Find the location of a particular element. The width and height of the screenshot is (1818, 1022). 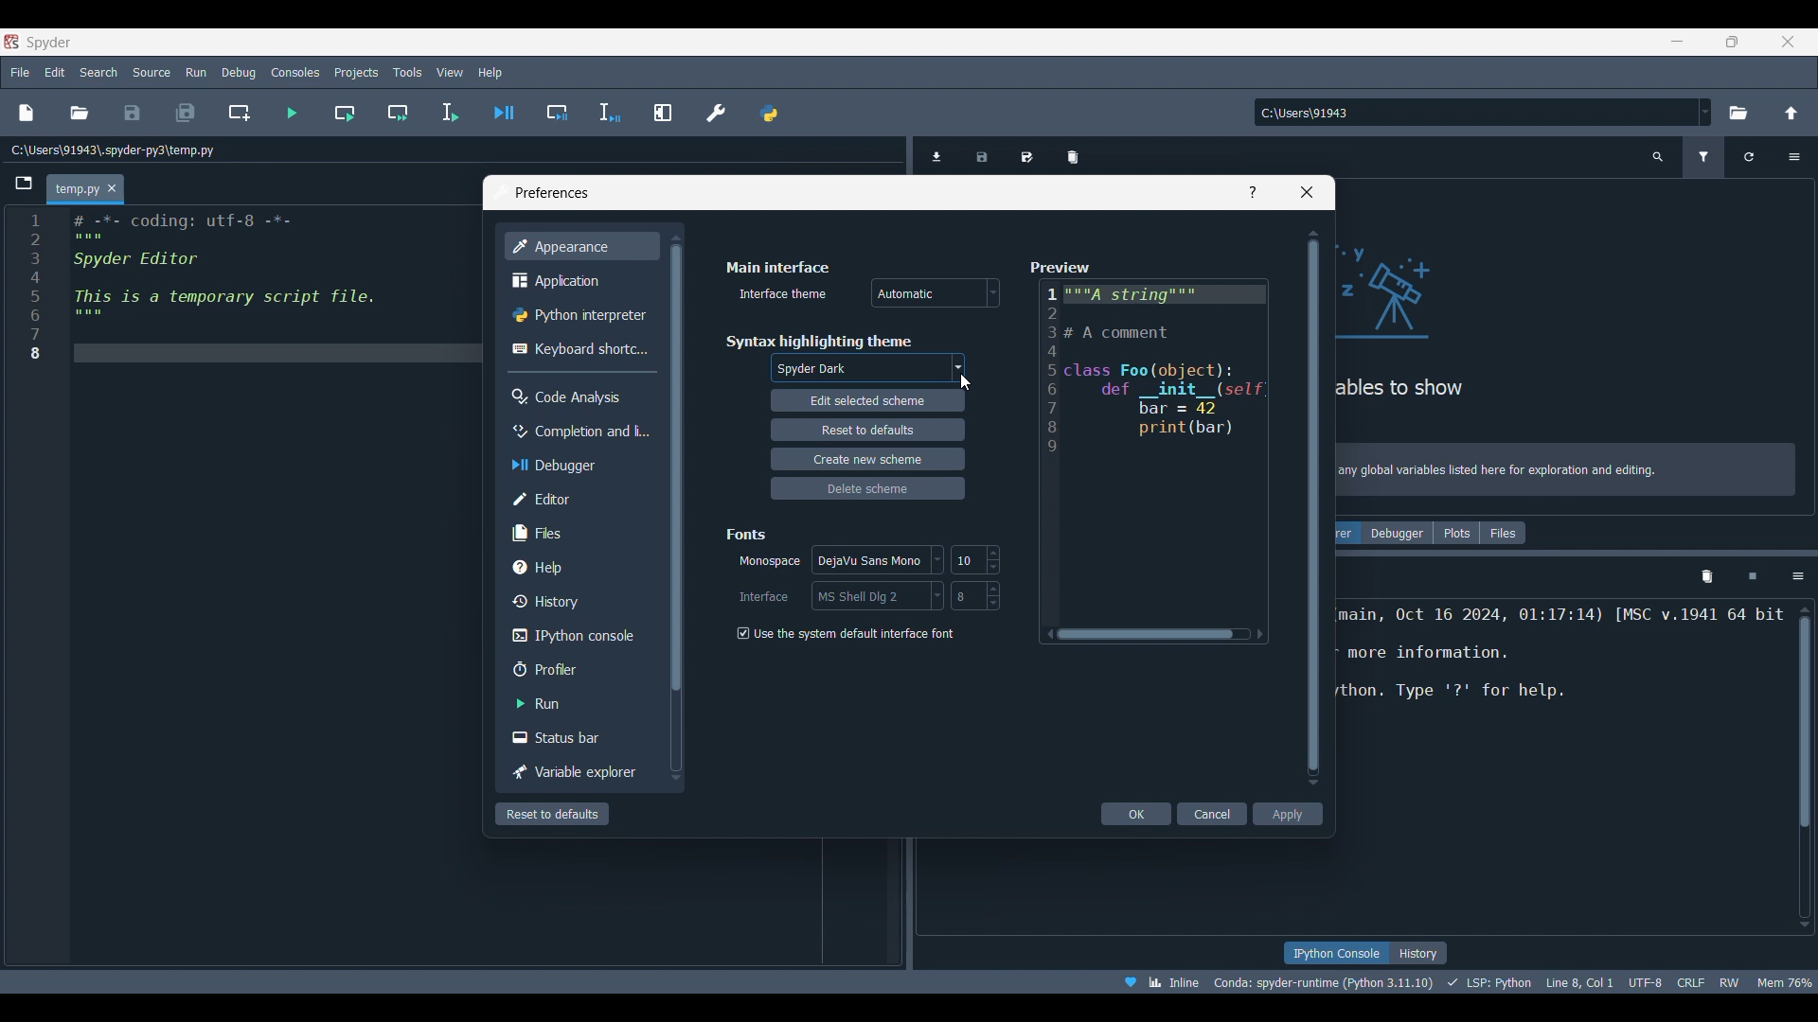

File menu is located at coordinates (21, 73).